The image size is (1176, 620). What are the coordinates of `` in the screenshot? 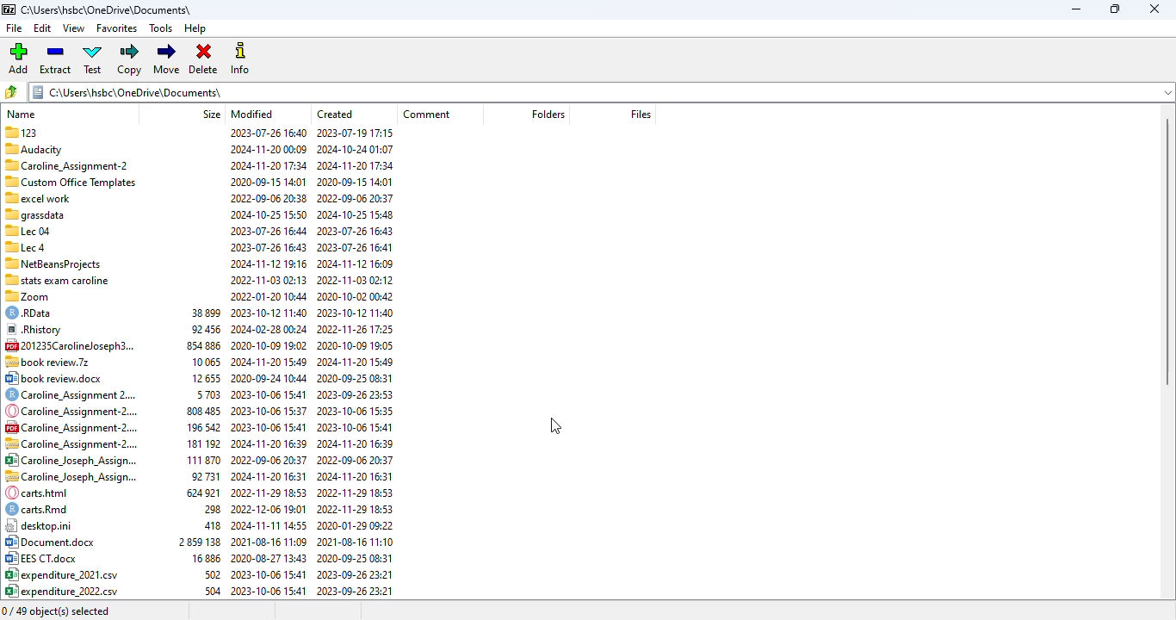 It's located at (1154, 9).